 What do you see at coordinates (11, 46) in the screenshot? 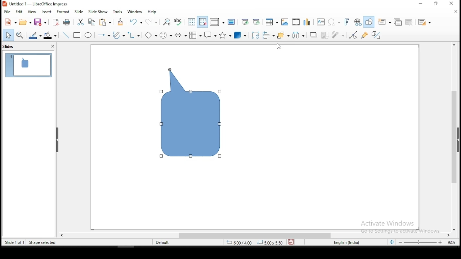
I see `slides` at bounding box center [11, 46].